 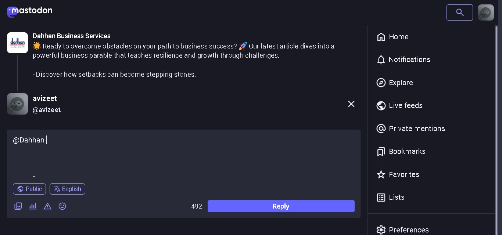 What do you see at coordinates (486, 12) in the screenshot?
I see `profile picture` at bounding box center [486, 12].